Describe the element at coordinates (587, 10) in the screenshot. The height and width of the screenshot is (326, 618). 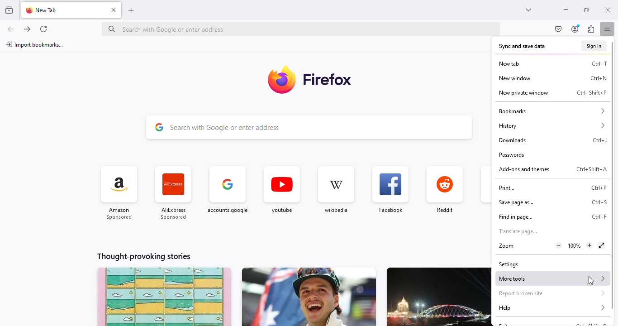
I see `maximize` at that location.